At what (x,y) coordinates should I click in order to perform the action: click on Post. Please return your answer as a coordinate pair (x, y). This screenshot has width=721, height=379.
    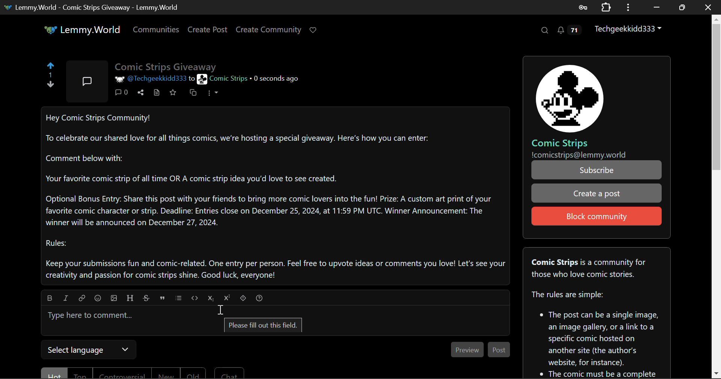
    Looking at the image, I should click on (499, 350).